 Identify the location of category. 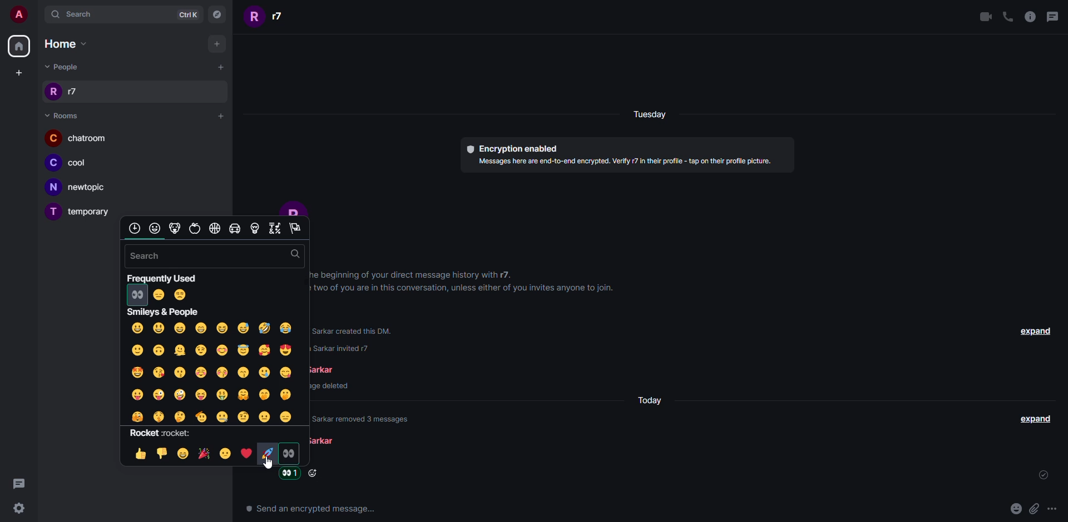
(296, 230).